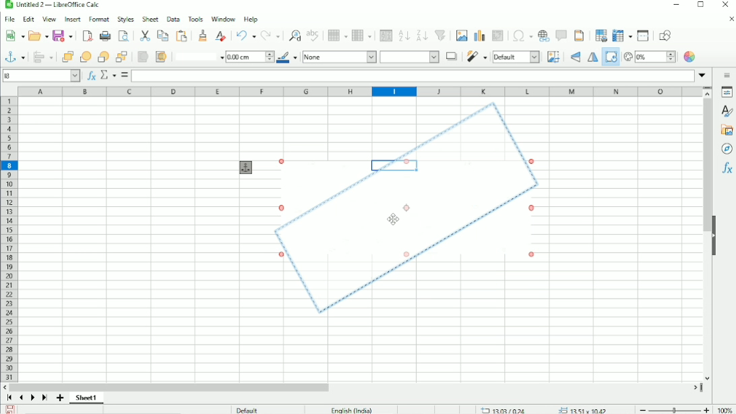  I want to click on To foreground, so click(143, 57).